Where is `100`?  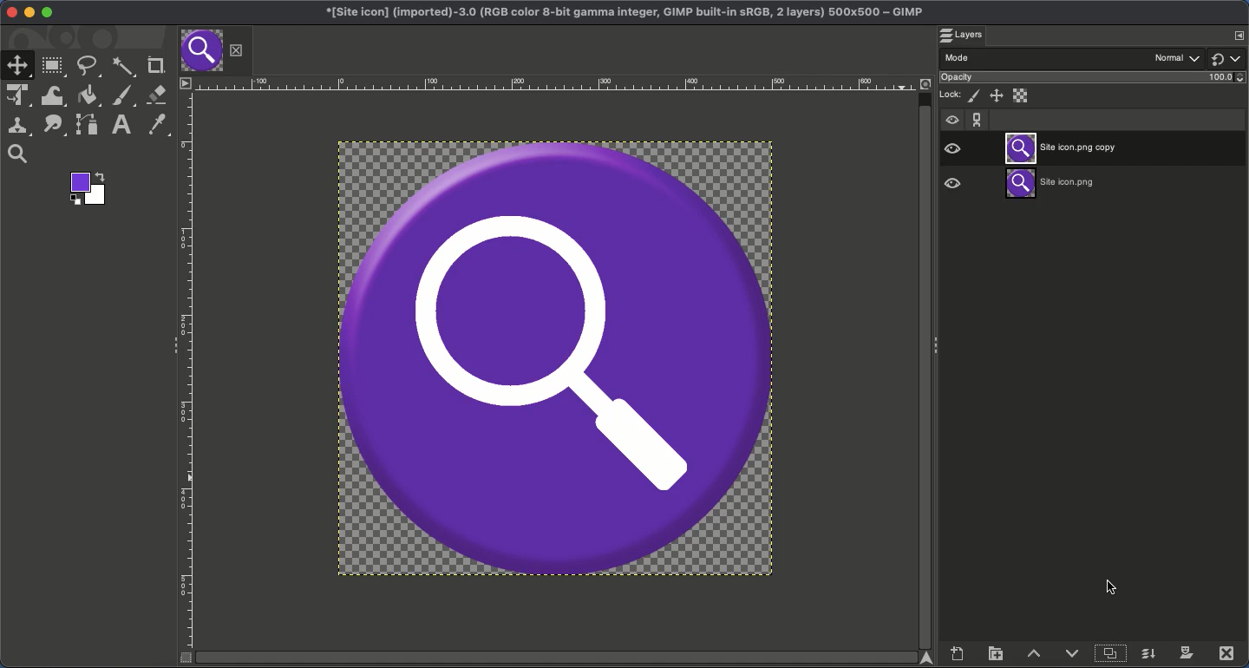
100 is located at coordinates (1226, 79).